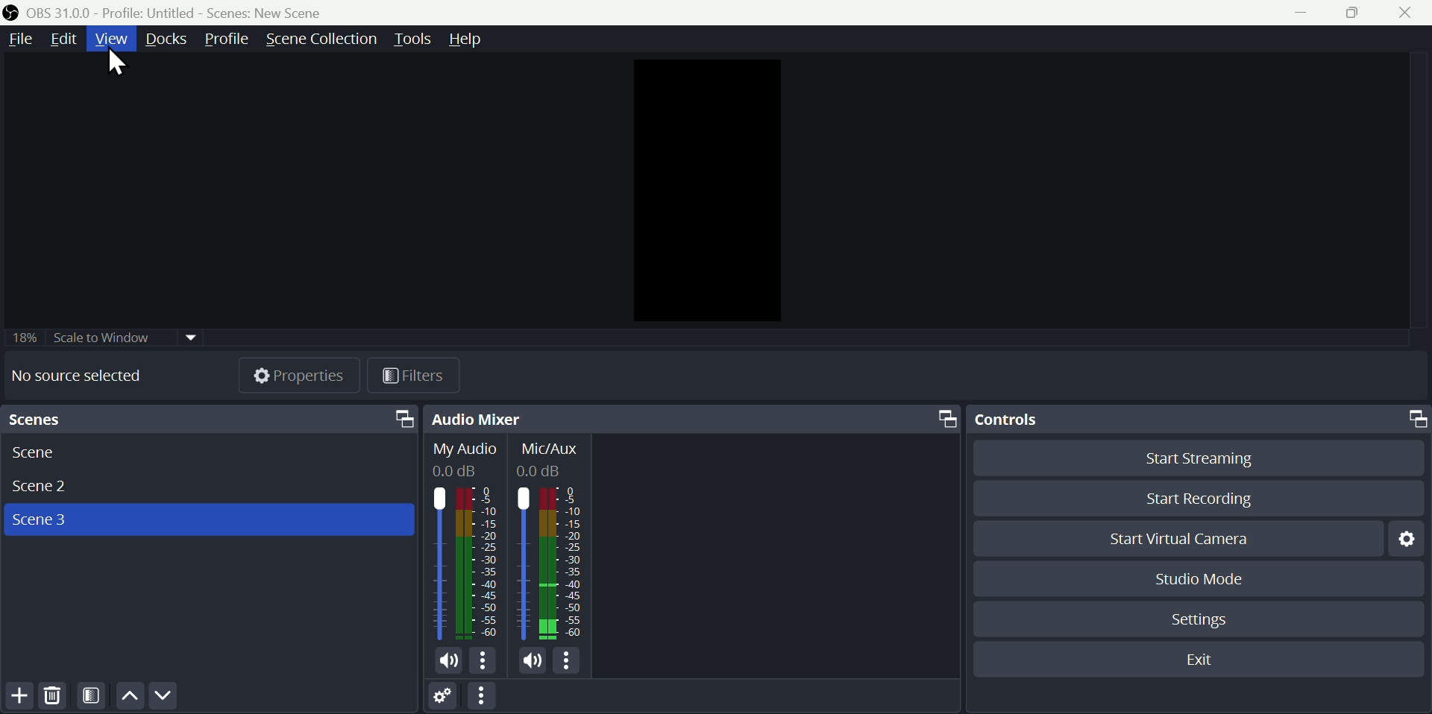  I want to click on Exit, so click(1195, 658).